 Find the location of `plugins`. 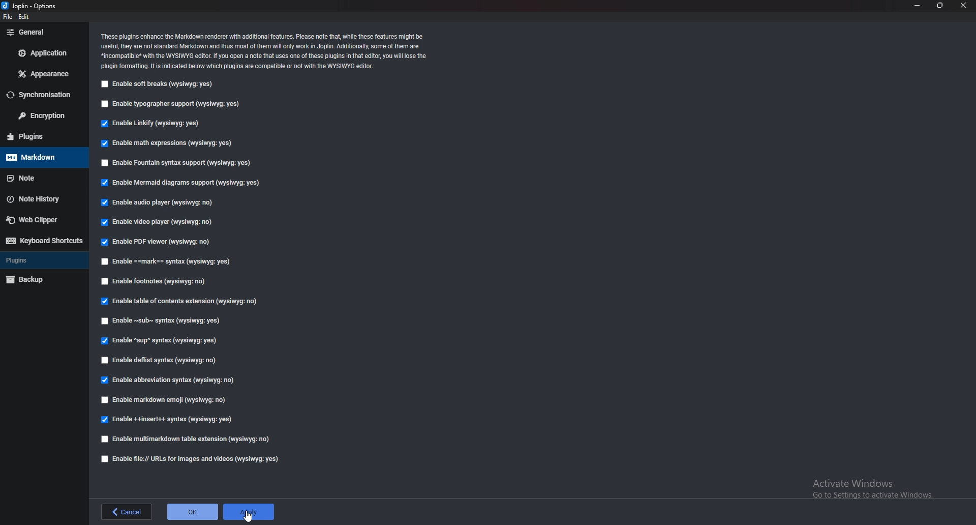

plugins is located at coordinates (44, 259).